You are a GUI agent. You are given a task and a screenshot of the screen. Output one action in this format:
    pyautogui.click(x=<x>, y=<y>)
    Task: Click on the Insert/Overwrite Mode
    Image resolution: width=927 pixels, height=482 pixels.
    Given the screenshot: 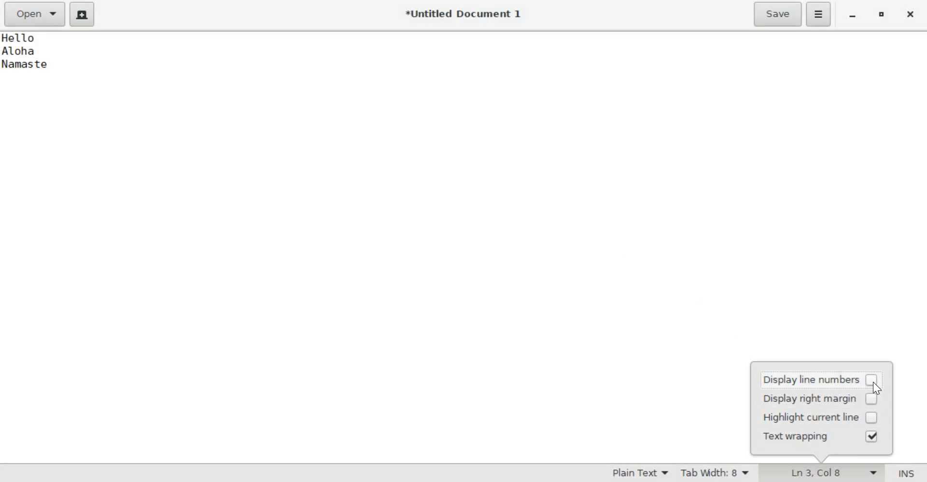 What is the action you would take?
    pyautogui.click(x=906, y=472)
    